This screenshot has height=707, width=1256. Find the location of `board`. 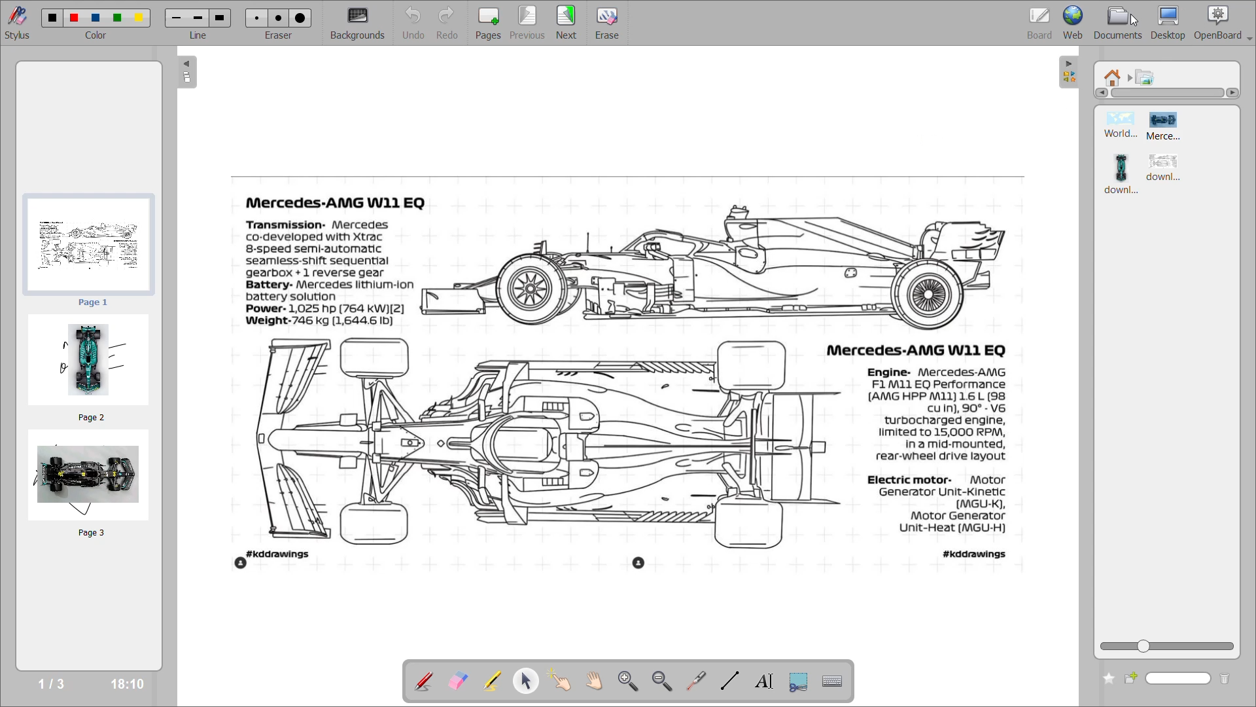

board is located at coordinates (1037, 23).